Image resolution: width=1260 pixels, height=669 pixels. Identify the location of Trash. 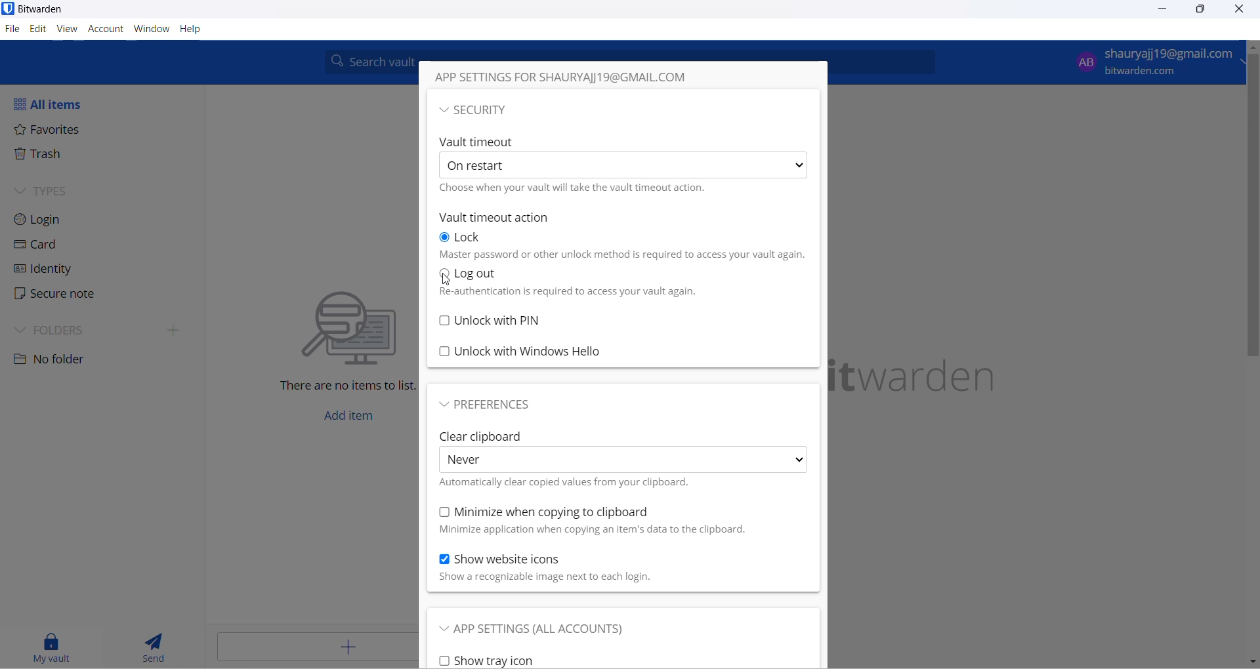
(51, 157).